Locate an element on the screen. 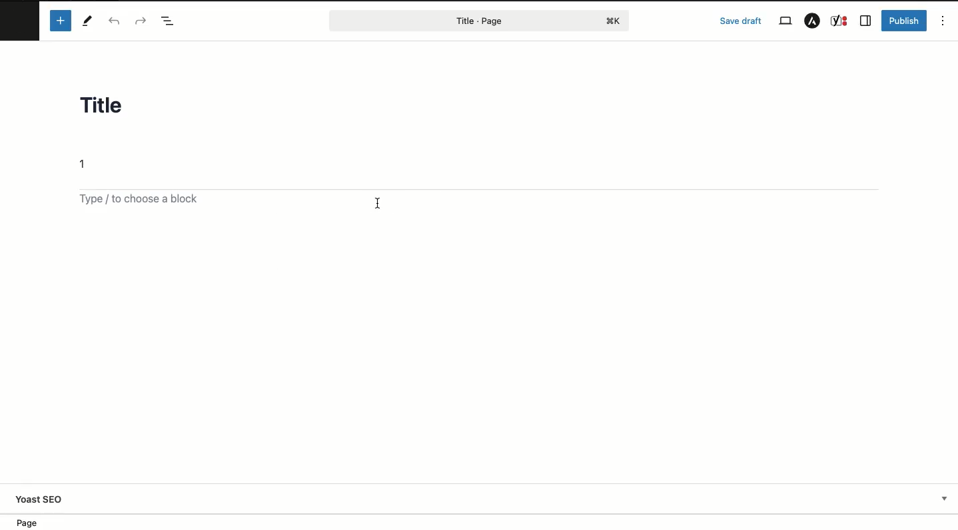 This screenshot has width=958, height=530. Location is located at coordinates (73, 521).